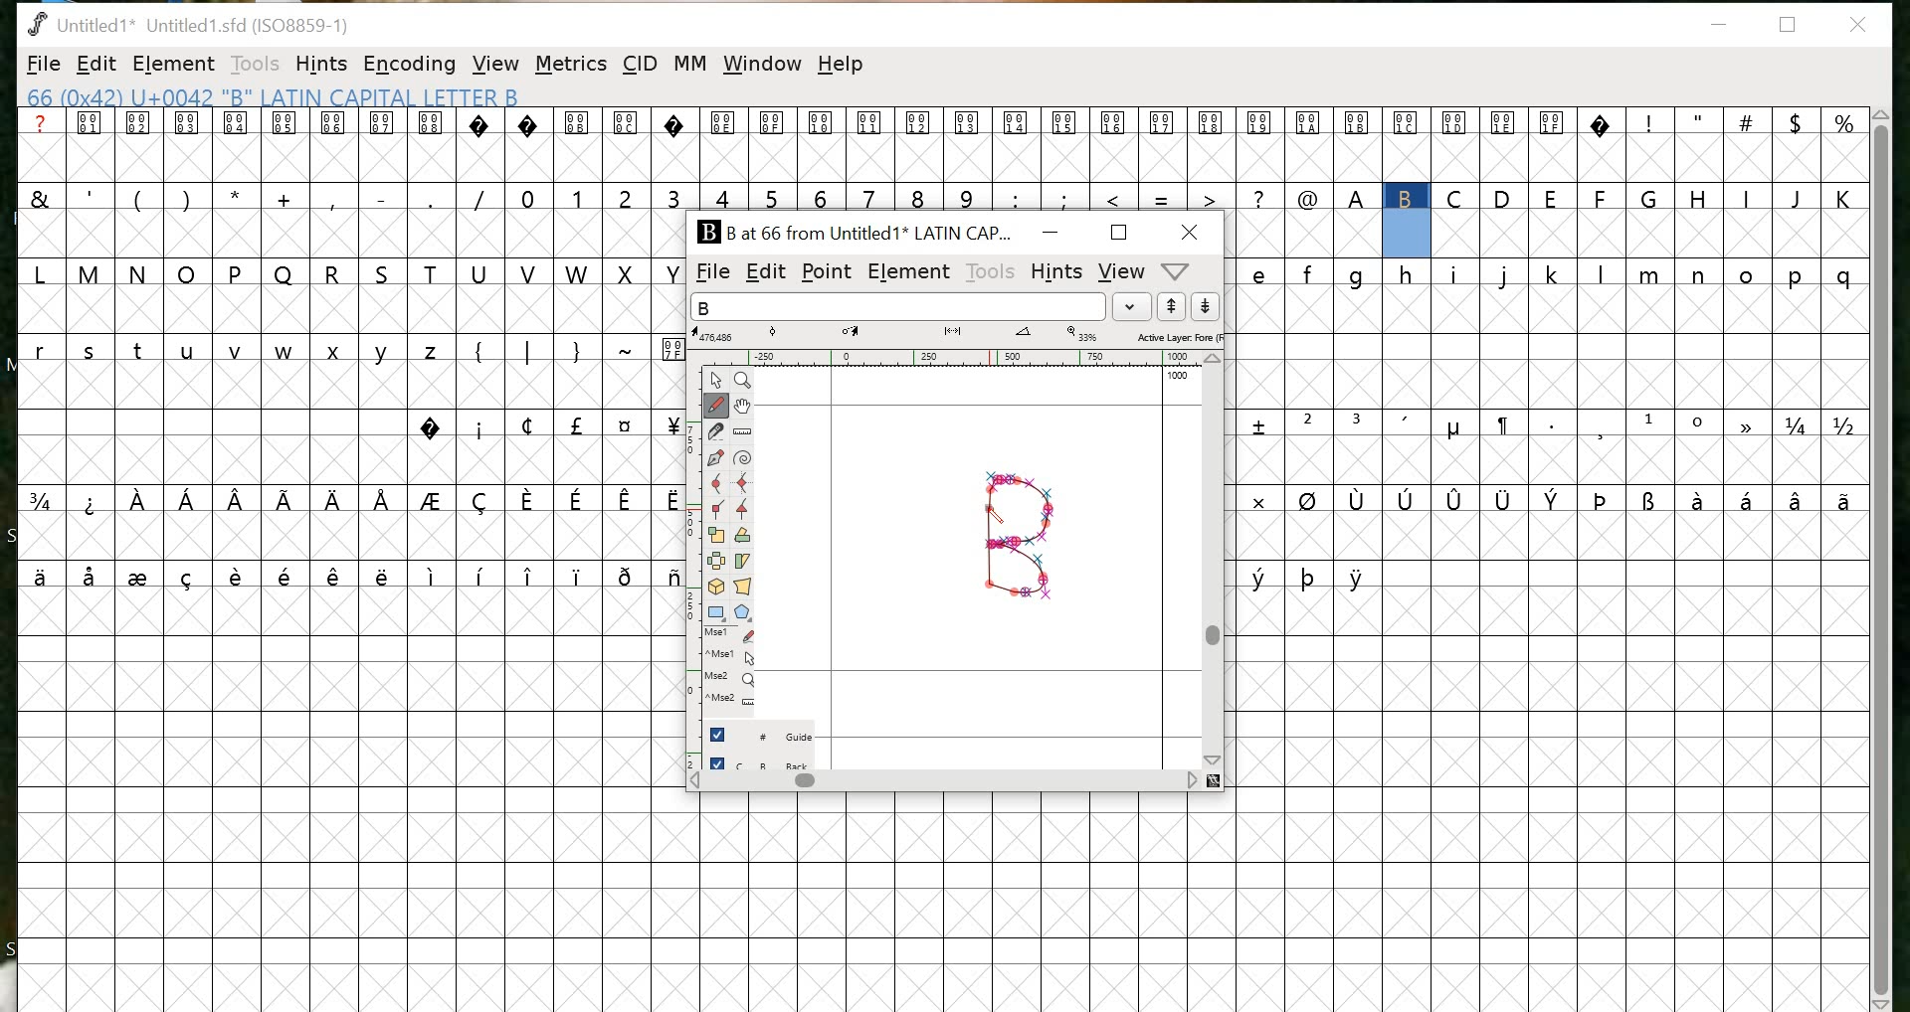 The image size is (1910, 1012). I want to click on Spiro, so click(744, 458).